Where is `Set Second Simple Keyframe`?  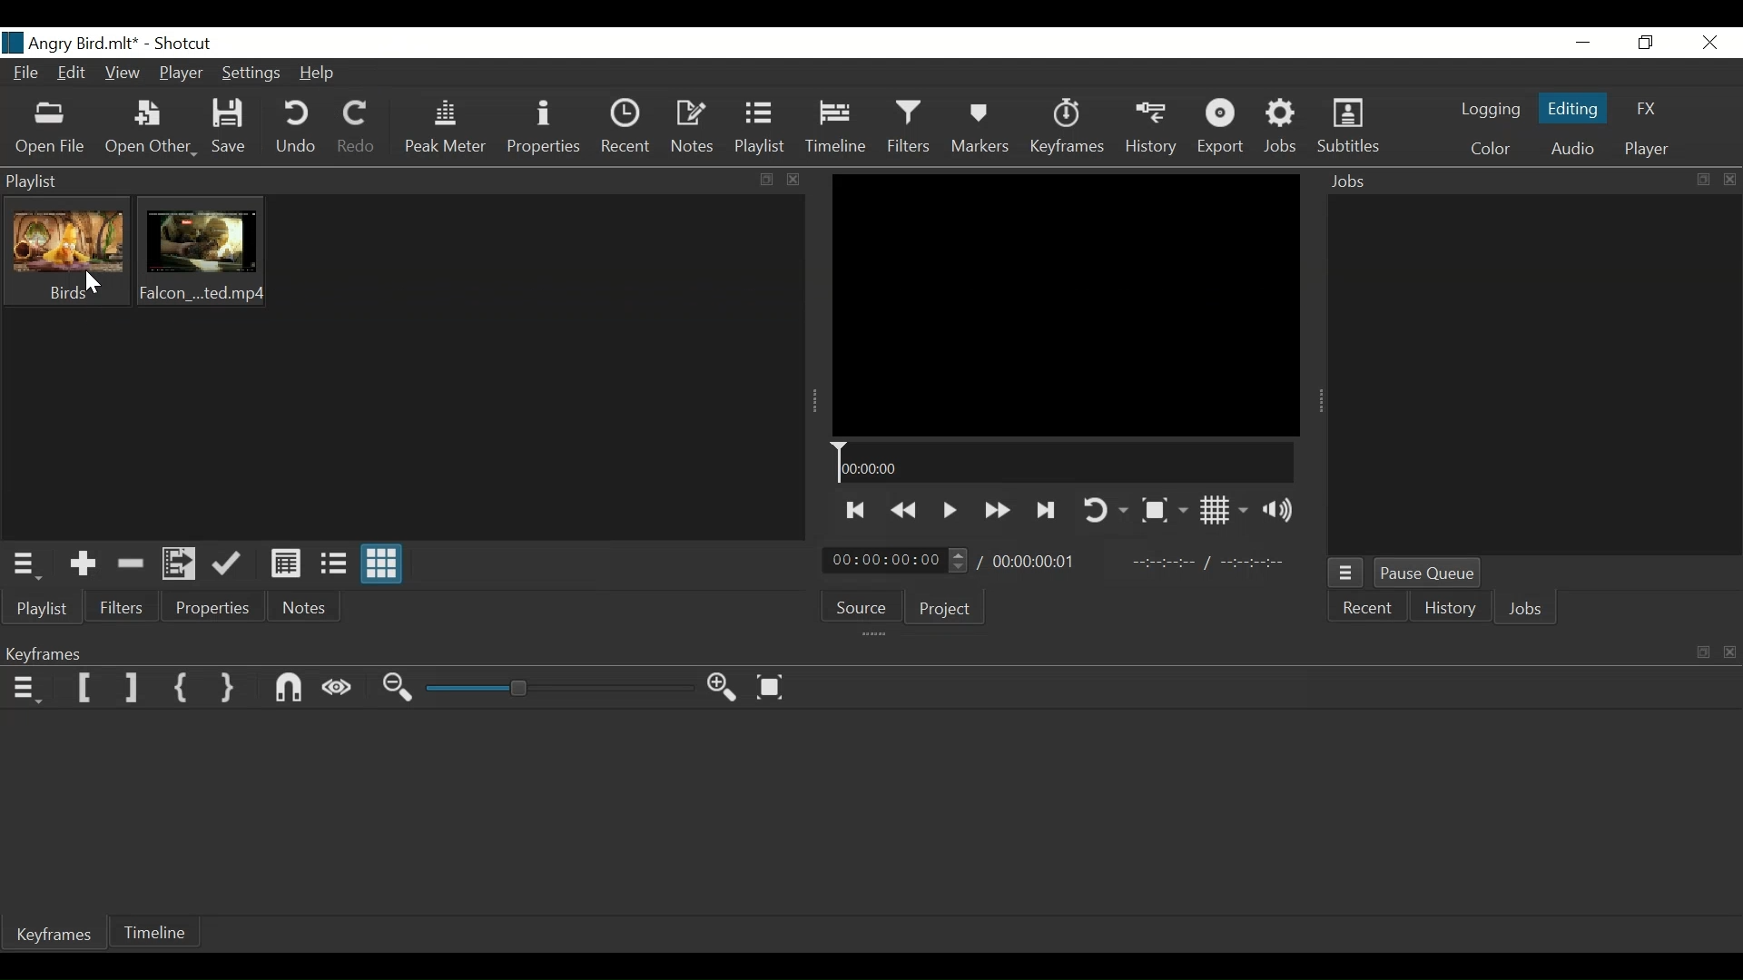 Set Second Simple Keyframe is located at coordinates (231, 689).